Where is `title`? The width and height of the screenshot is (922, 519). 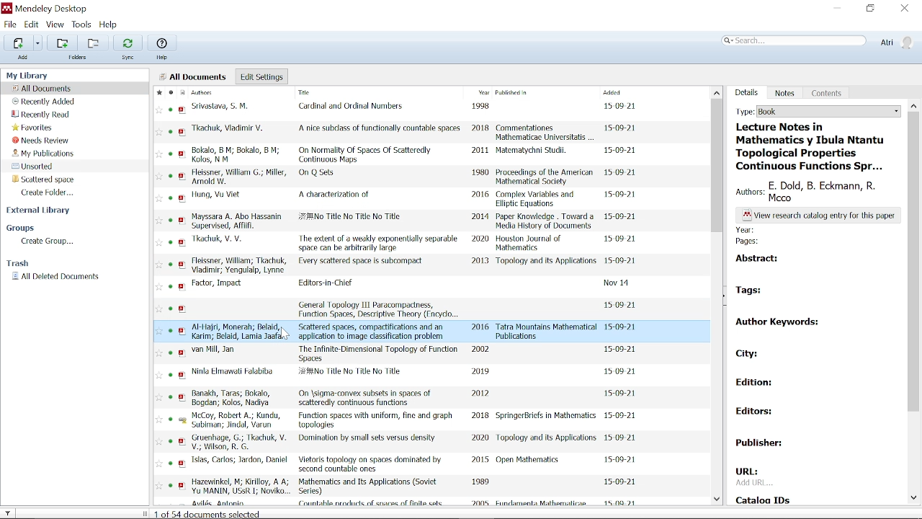
title is located at coordinates (374, 331).